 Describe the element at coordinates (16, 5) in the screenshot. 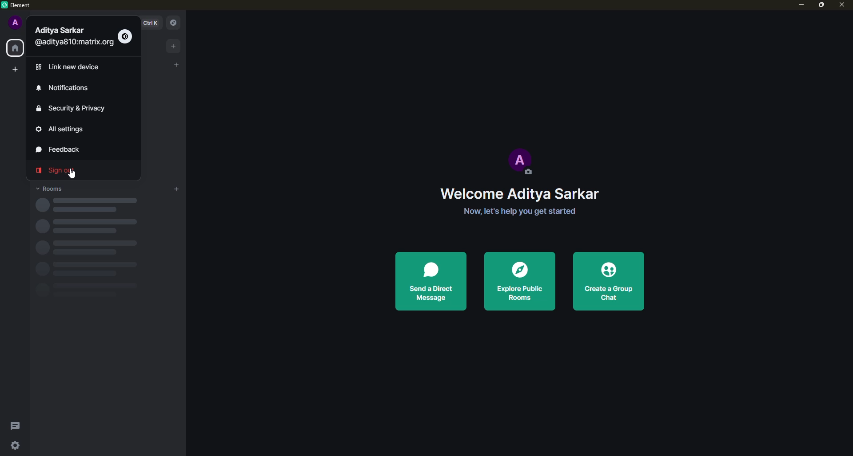

I see `Element` at that location.